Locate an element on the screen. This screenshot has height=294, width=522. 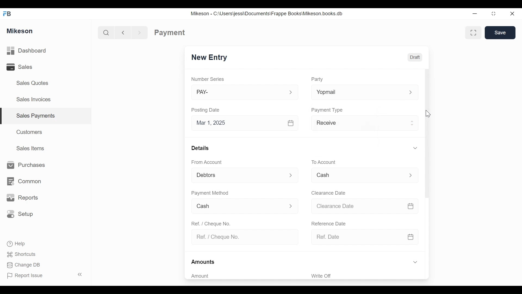
PAY- is located at coordinates (245, 92).